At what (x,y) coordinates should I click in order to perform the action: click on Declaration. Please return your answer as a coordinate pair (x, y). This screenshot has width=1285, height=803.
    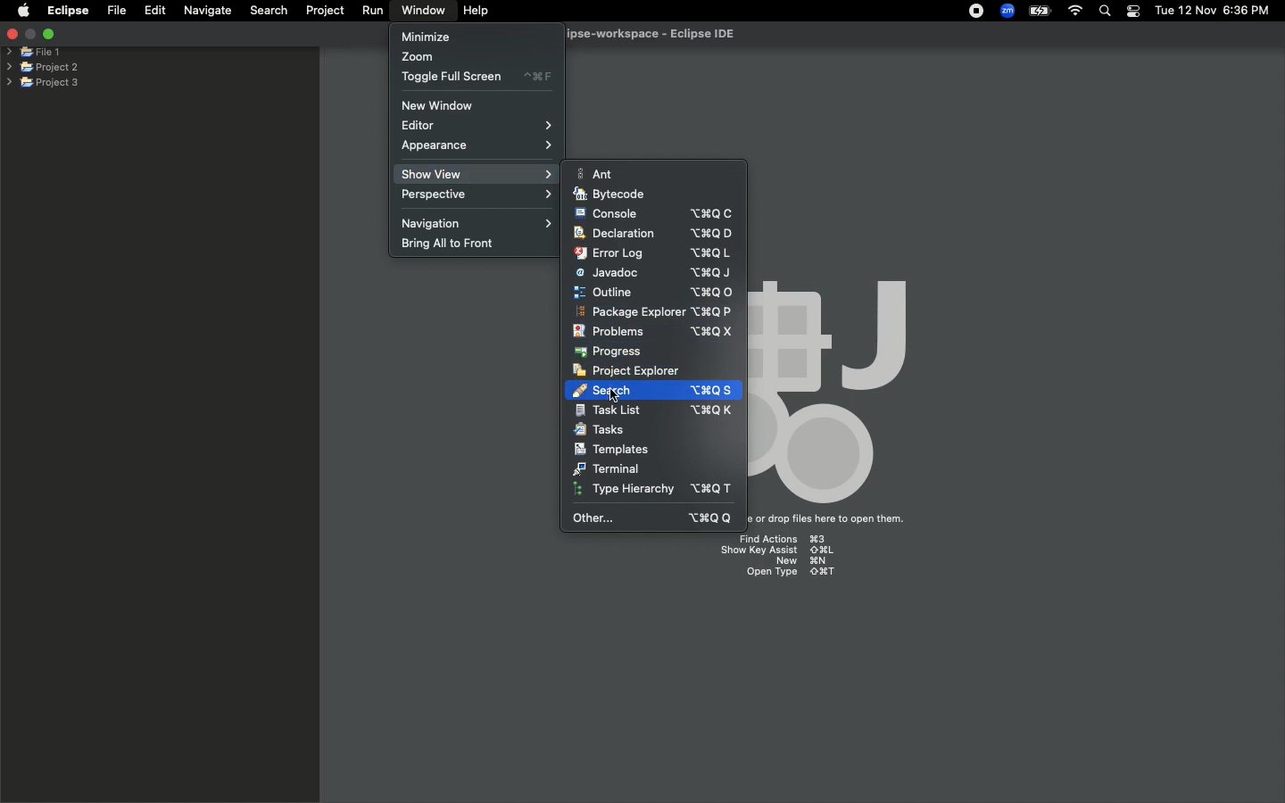
    Looking at the image, I should click on (651, 234).